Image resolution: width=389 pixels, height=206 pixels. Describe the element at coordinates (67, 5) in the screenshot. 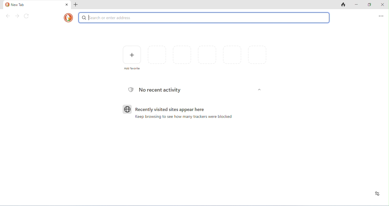

I see `close` at that location.